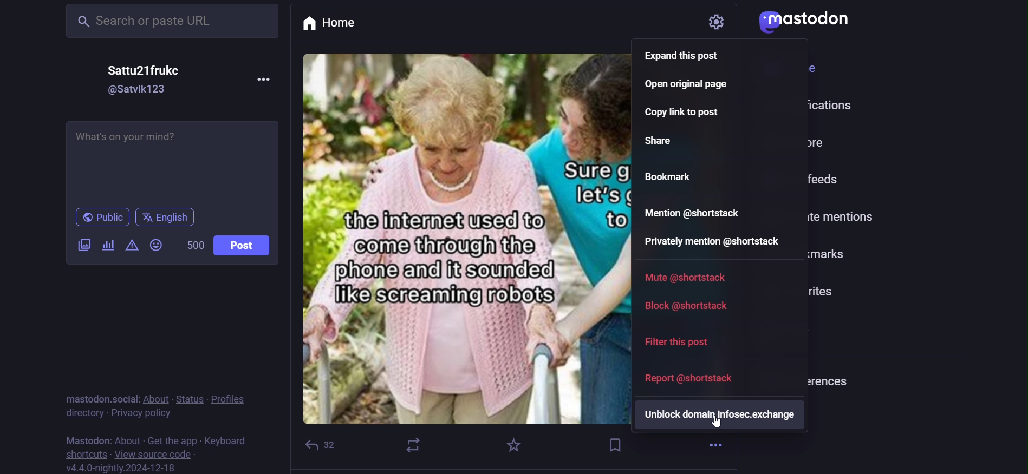 The height and width of the screenshot is (474, 1028). What do you see at coordinates (693, 212) in the screenshot?
I see `mention @shortstack` at bounding box center [693, 212].